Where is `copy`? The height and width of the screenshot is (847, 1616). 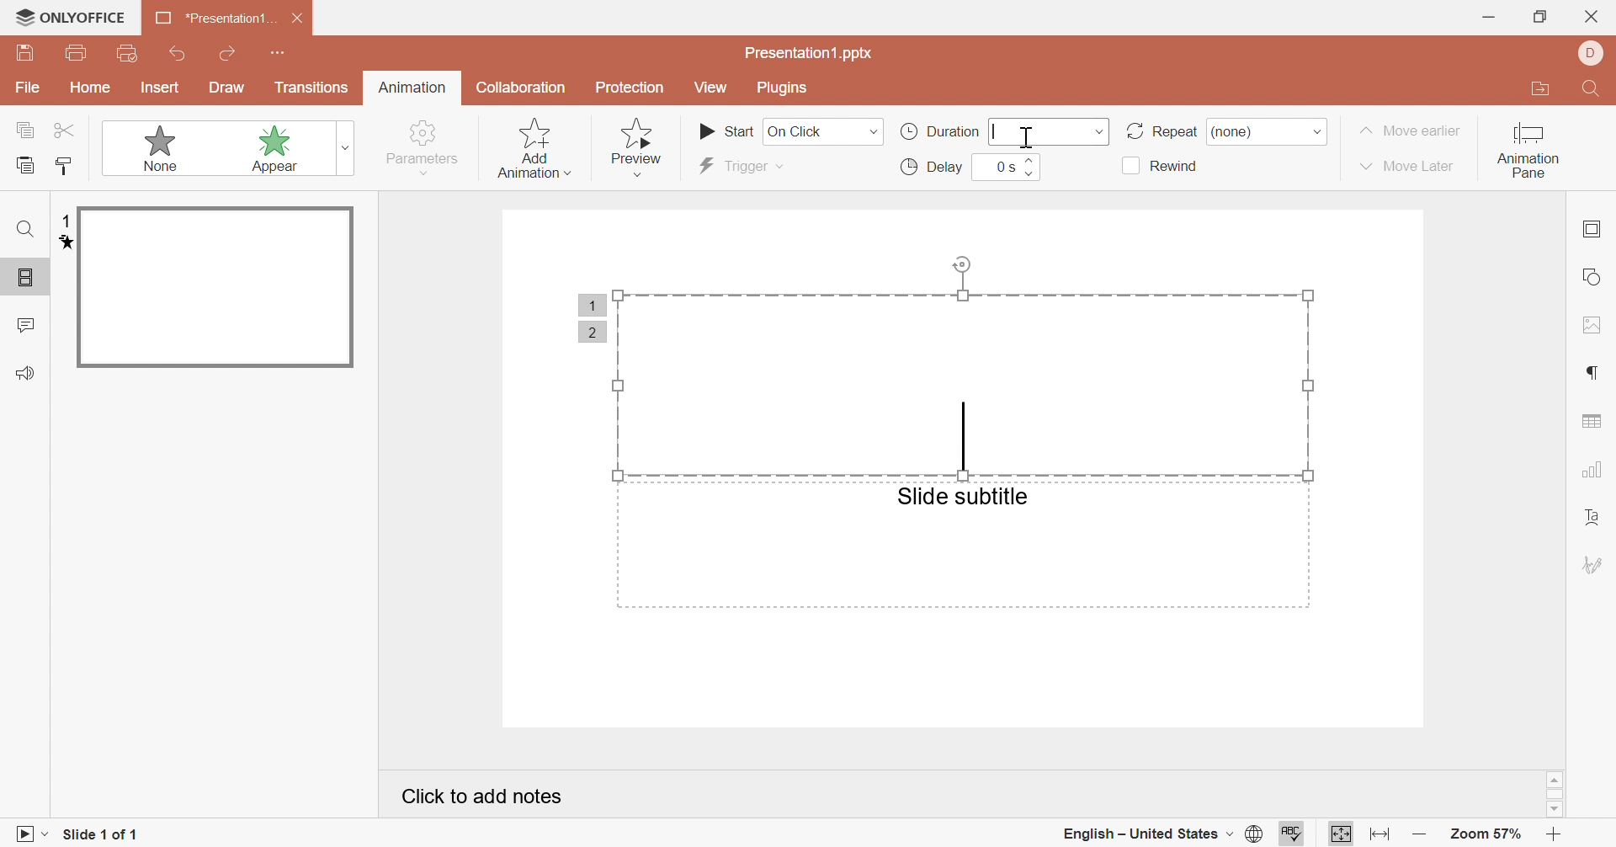 copy is located at coordinates (25, 128).